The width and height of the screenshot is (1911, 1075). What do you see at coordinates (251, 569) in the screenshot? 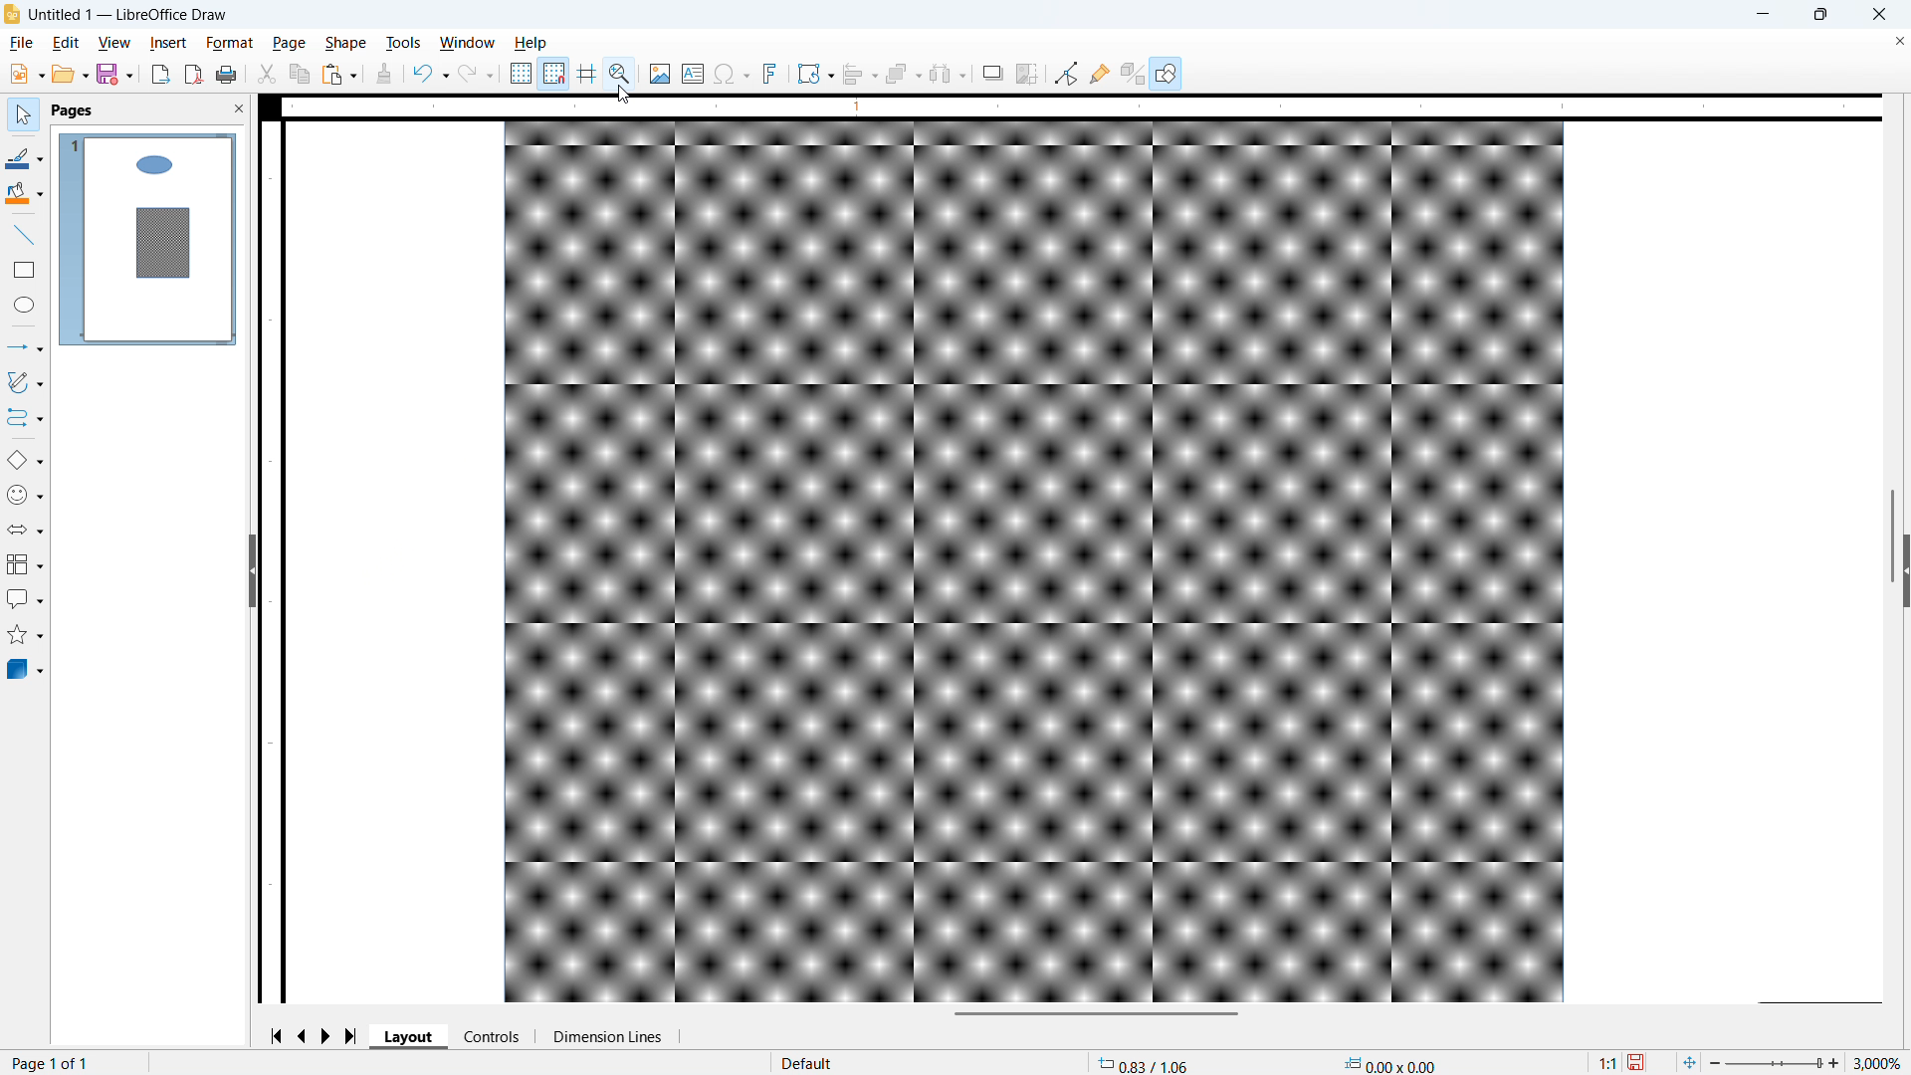
I see `Hide panel ` at bounding box center [251, 569].